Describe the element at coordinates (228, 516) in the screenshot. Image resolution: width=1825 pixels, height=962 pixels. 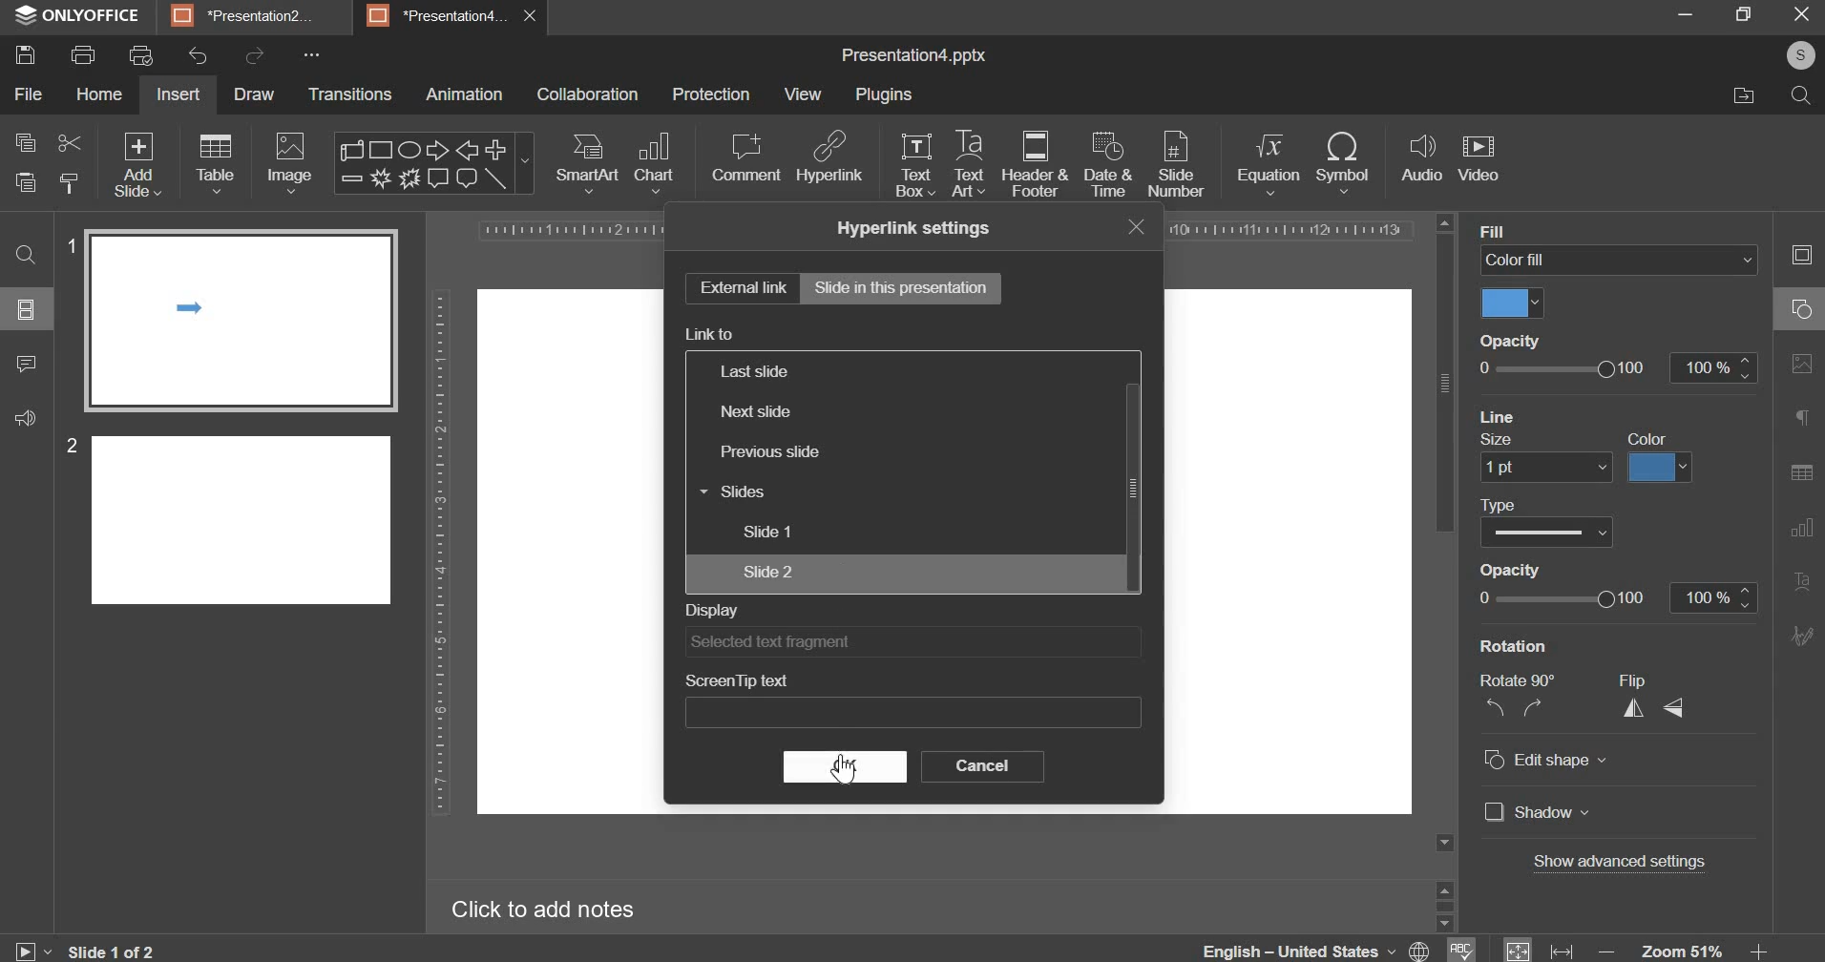
I see `slide 2` at that location.